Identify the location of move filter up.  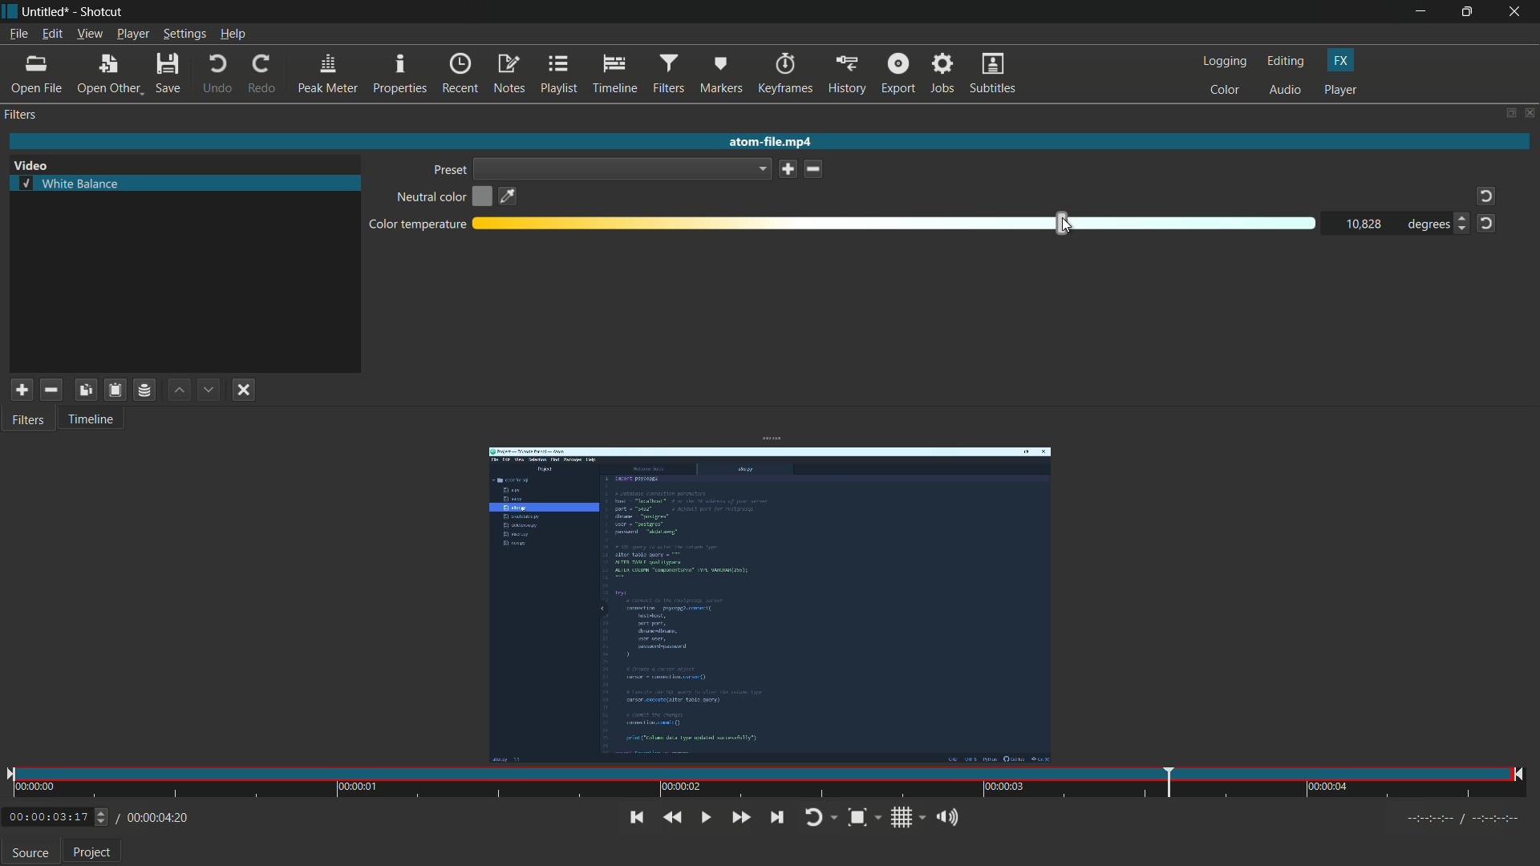
(179, 391).